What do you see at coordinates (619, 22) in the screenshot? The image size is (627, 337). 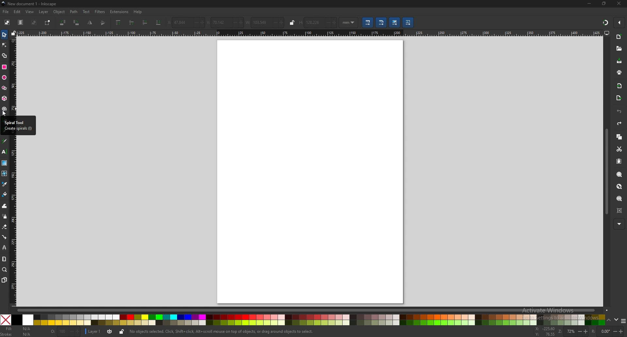 I see `enable snapping` at bounding box center [619, 22].